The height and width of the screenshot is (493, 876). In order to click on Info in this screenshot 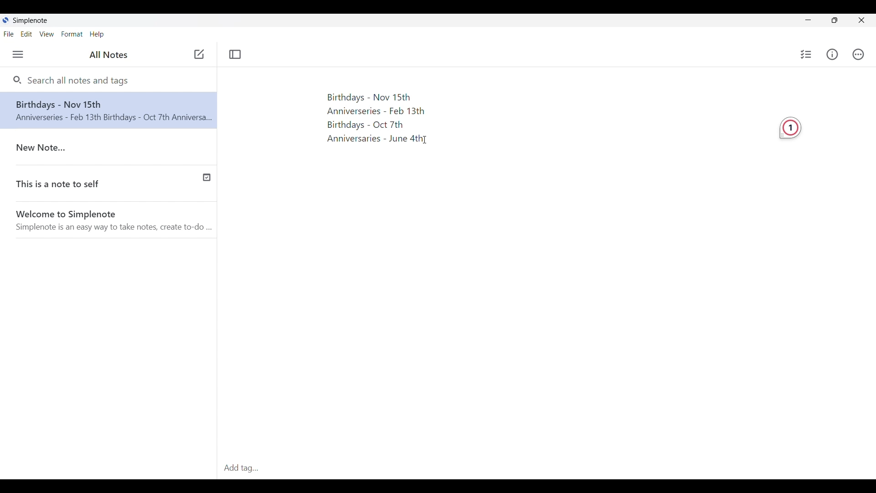, I will do `click(832, 54)`.